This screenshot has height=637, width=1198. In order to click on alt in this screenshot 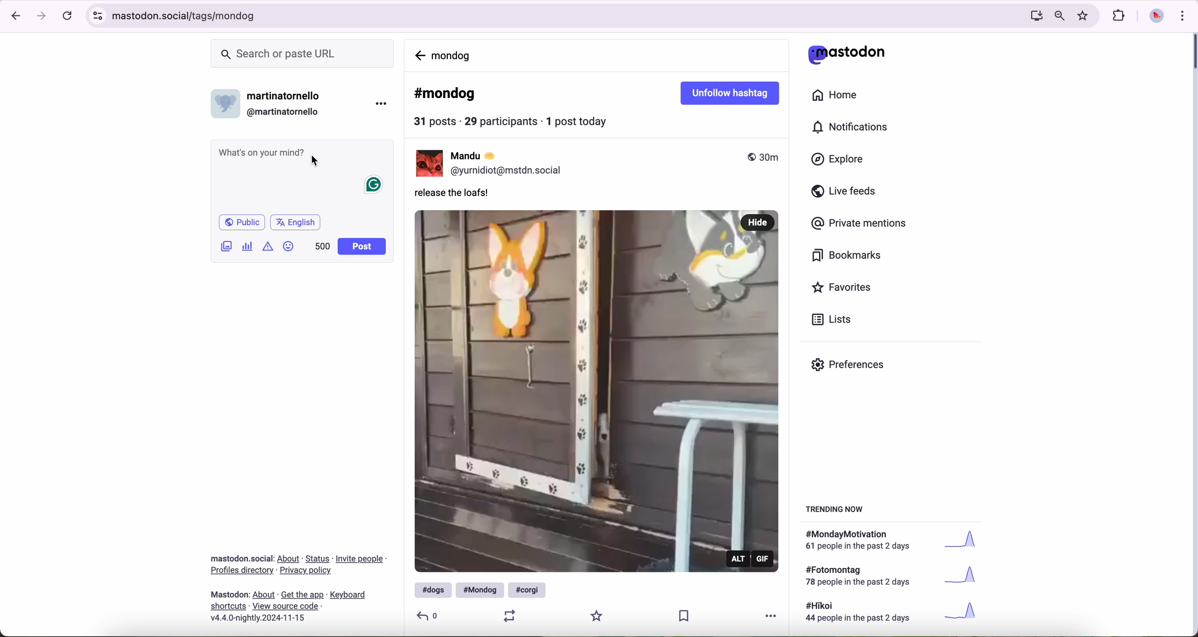, I will do `click(739, 558)`.